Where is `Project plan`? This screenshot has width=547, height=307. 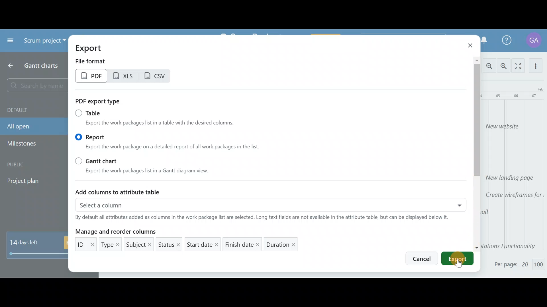
Project plan is located at coordinates (35, 181).